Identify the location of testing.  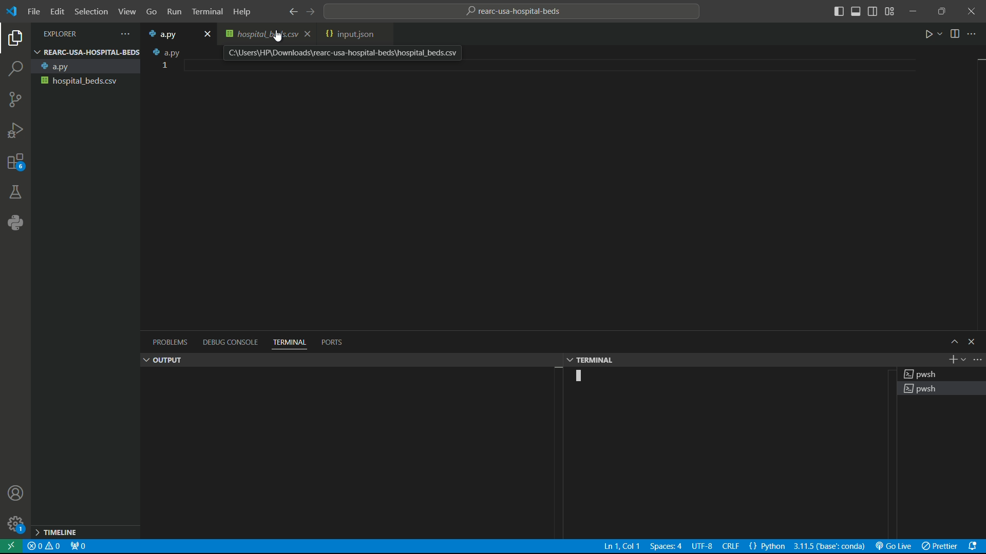
(15, 191).